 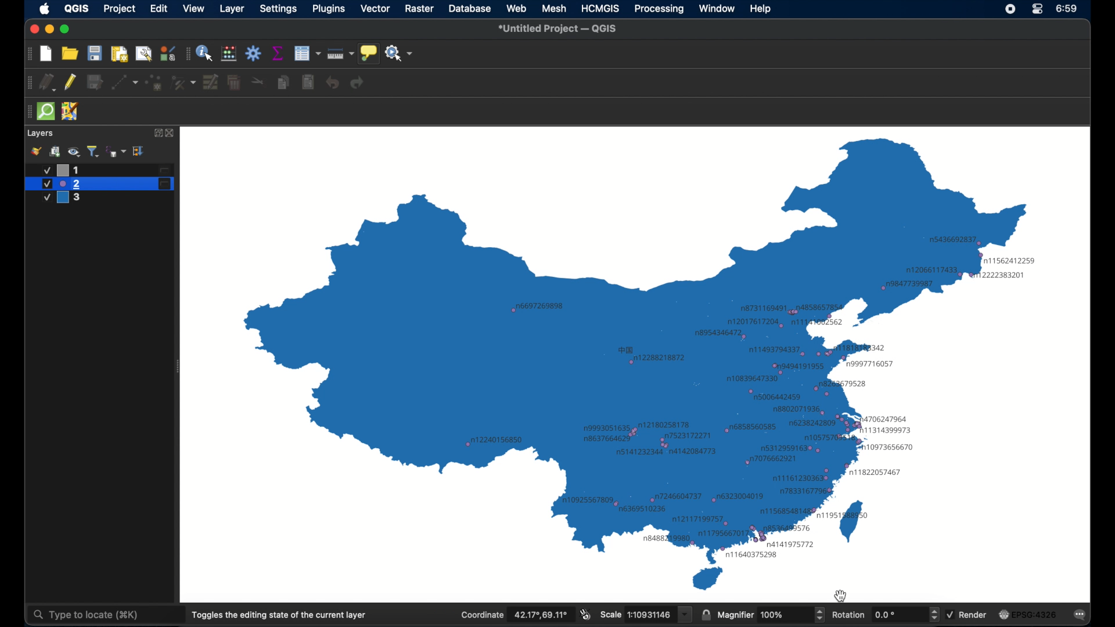 What do you see at coordinates (600, 9) in the screenshot?
I see `HCMGIS` at bounding box center [600, 9].